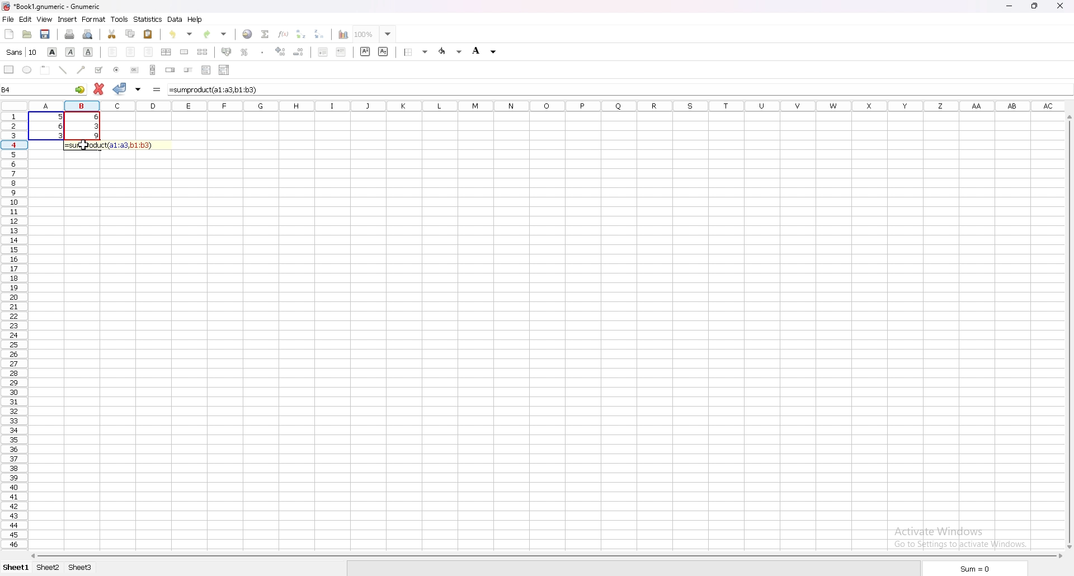 The height and width of the screenshot is (576, 1074). Describe the element at coordinates (98, 69) in the screenshot. I see `checkbox` at that location.